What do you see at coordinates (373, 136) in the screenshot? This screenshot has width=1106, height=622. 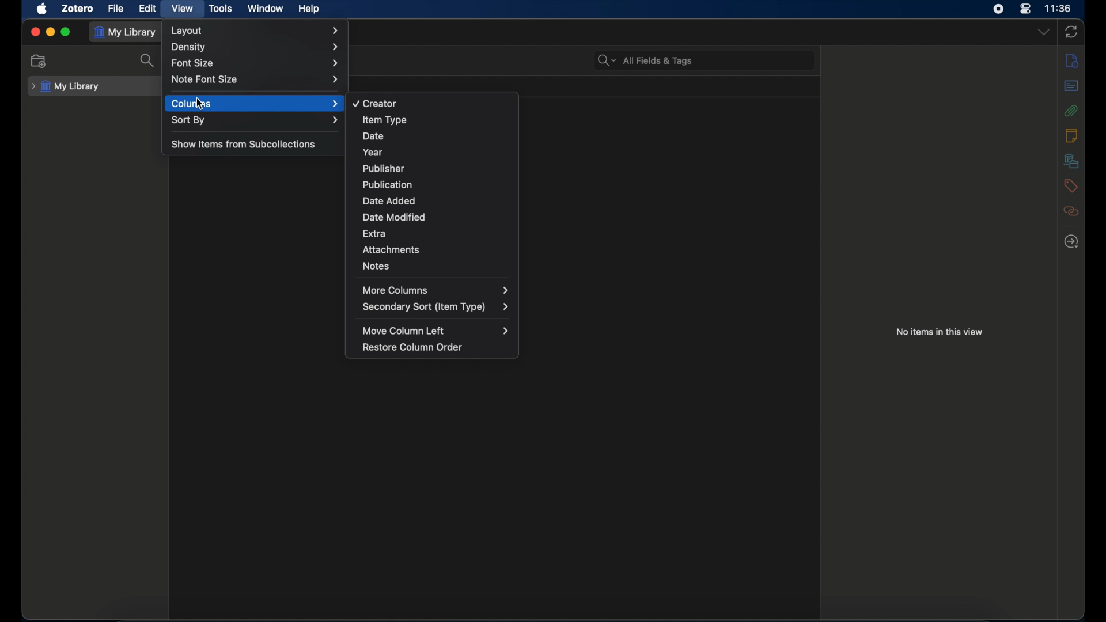 I see `date` at bounding box center [373, 136].